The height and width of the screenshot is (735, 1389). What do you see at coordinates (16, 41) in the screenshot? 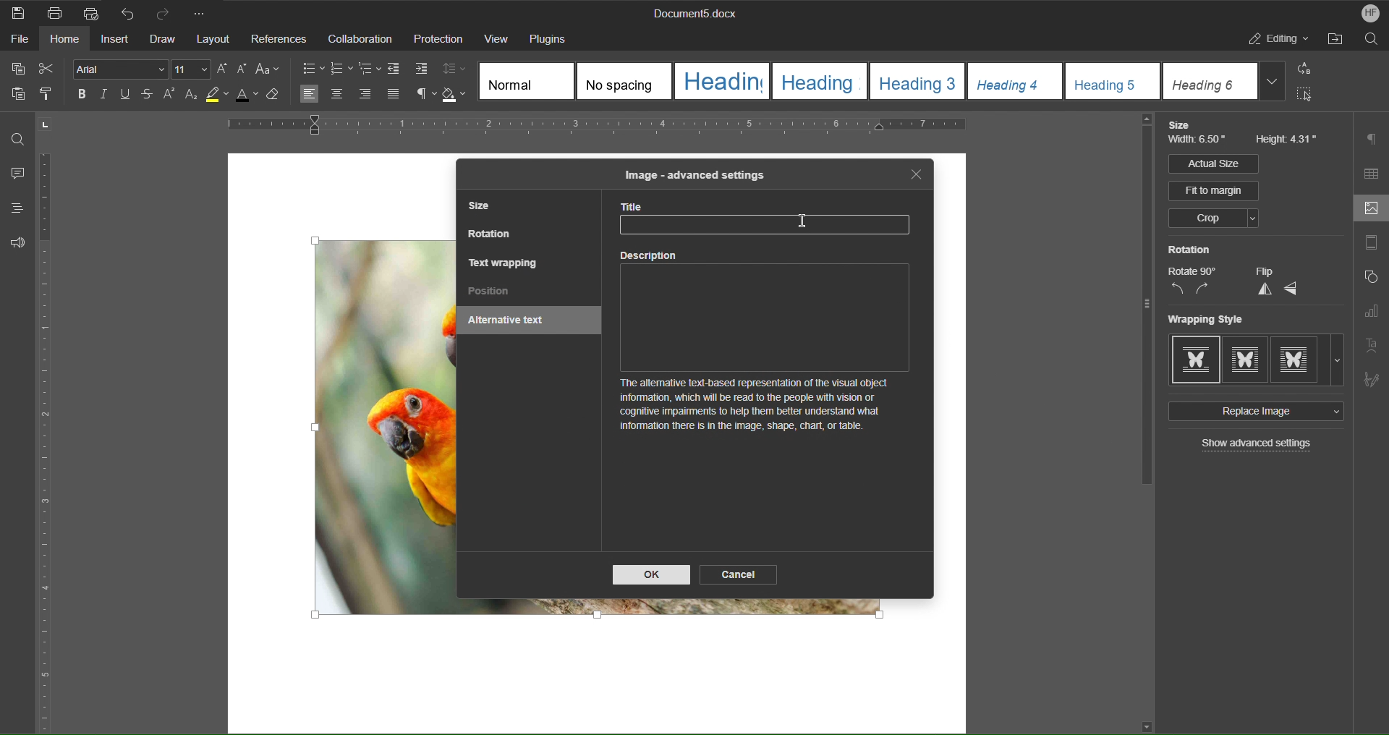
I see `File` at bounding box center [16, 41].